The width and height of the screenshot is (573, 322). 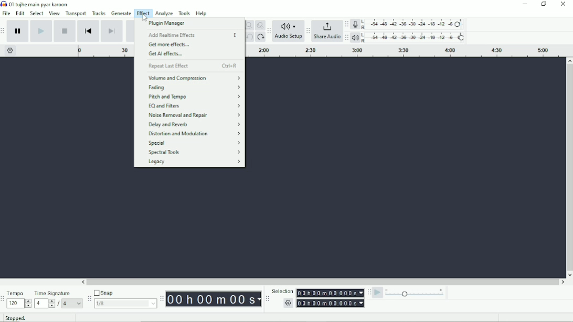 What do you see at coordinates (105, 51) in the screenshot?
I see `Timeline` at bounding box center [105, 51].